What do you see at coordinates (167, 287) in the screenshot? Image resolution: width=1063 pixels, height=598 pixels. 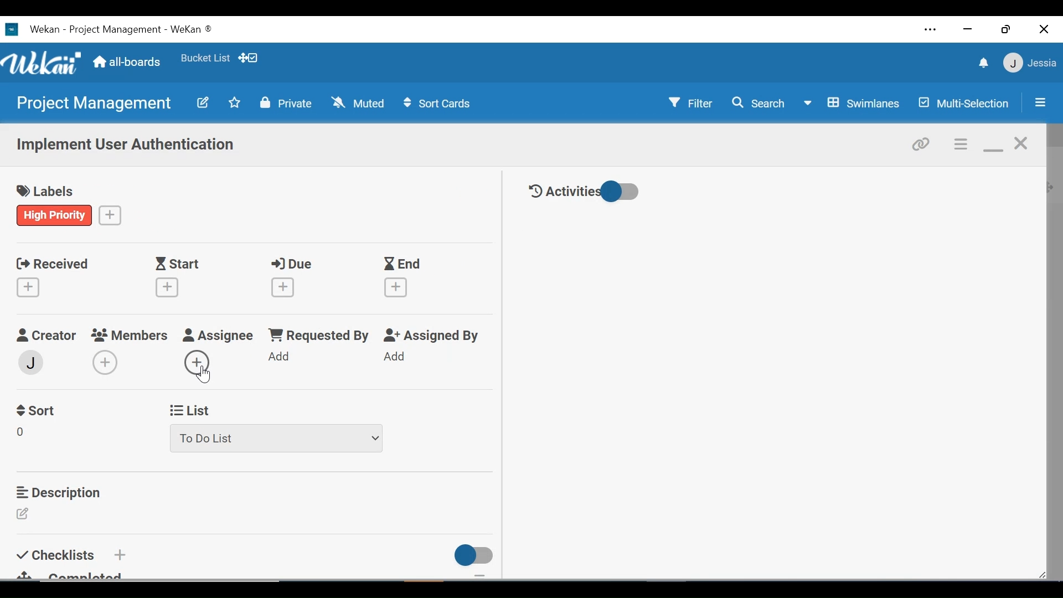 I see `Create Start Date` at bounding box center [167, 287].